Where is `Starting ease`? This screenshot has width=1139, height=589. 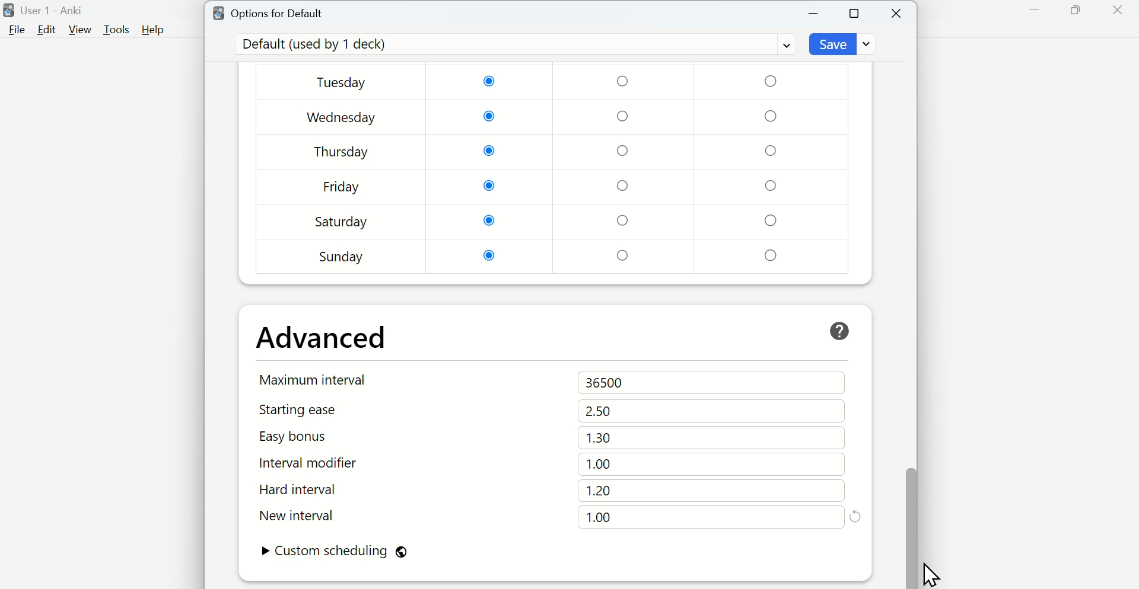 Starting ease is located at coordinates (314, 409).